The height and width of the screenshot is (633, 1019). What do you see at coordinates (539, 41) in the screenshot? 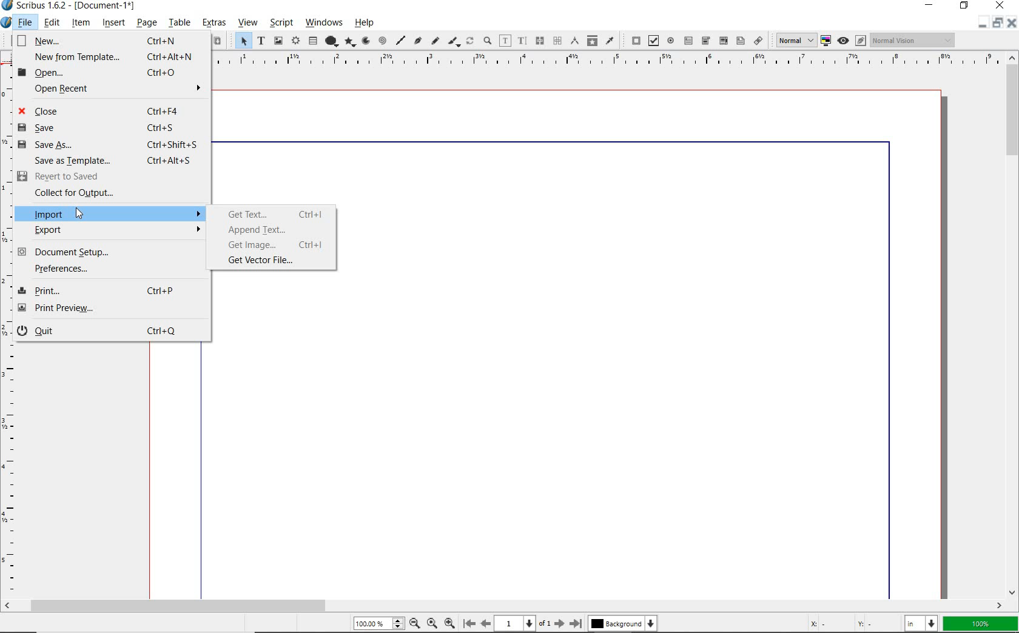
I see `link text frames` at bounding box center [539, 41].